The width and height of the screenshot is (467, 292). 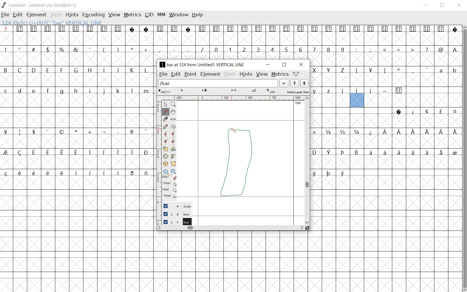 I want to click on change whether spiro is active or not, so click(x=173, y=126).